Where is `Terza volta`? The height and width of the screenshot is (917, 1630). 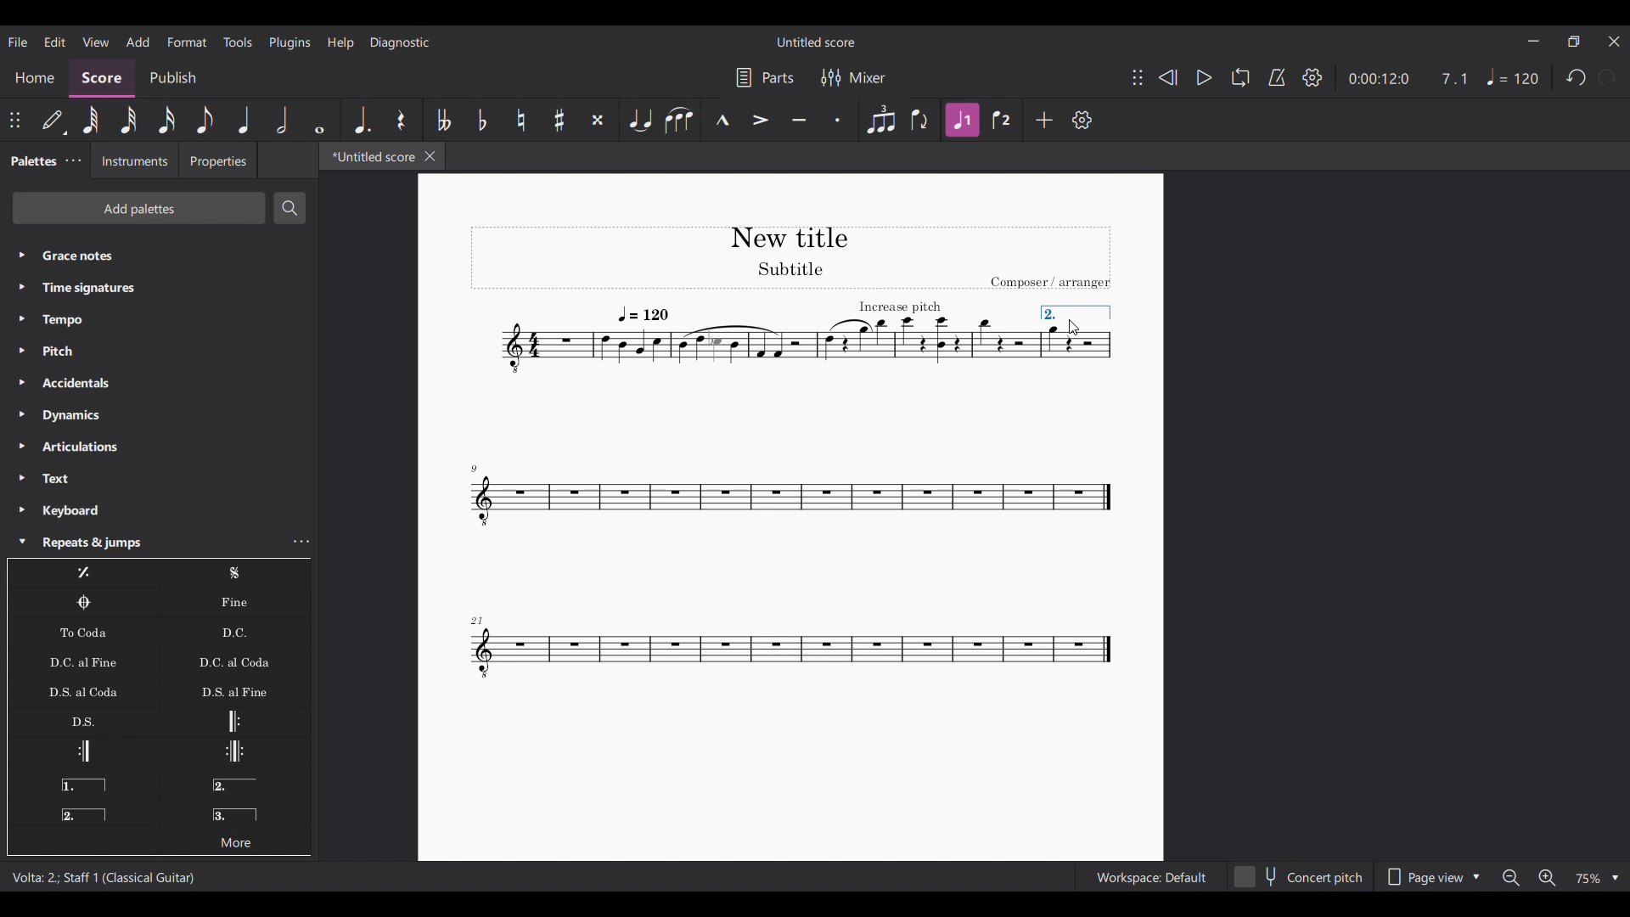
Terza volta is located at coordinates (235, 809).